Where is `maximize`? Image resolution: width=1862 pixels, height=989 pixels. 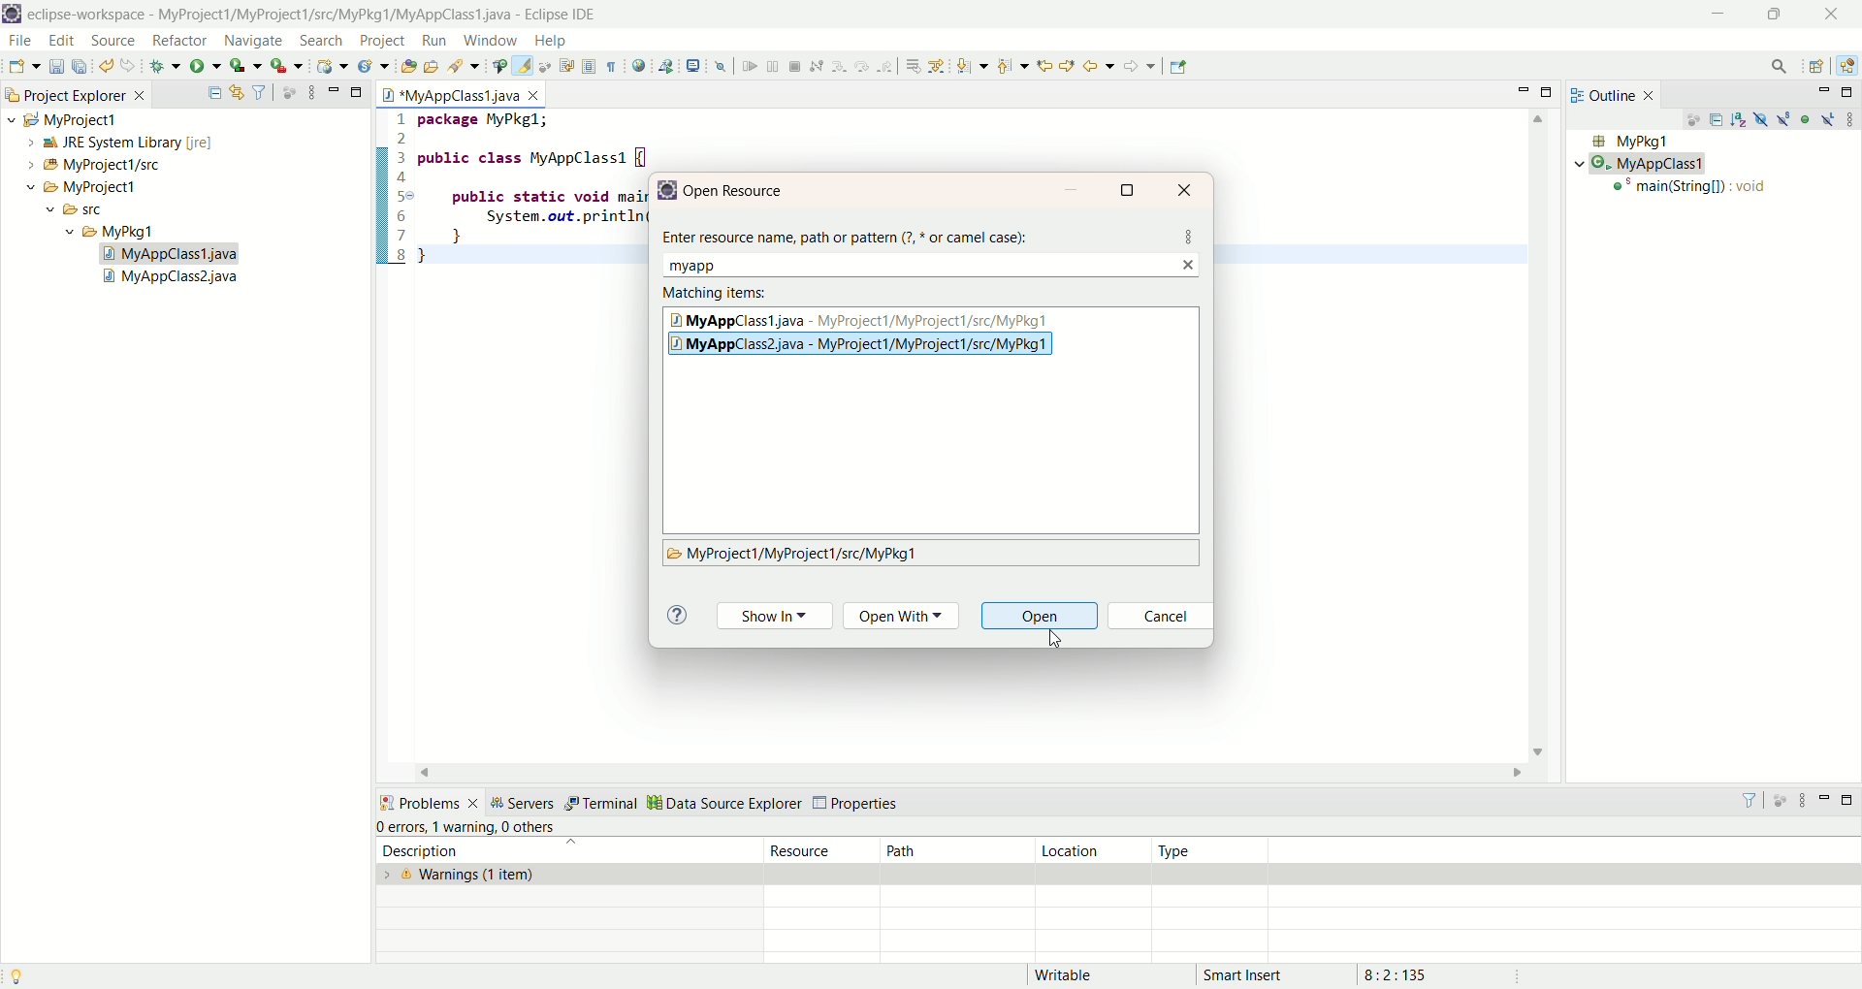 maximize is located at coordinates (1849, 803).